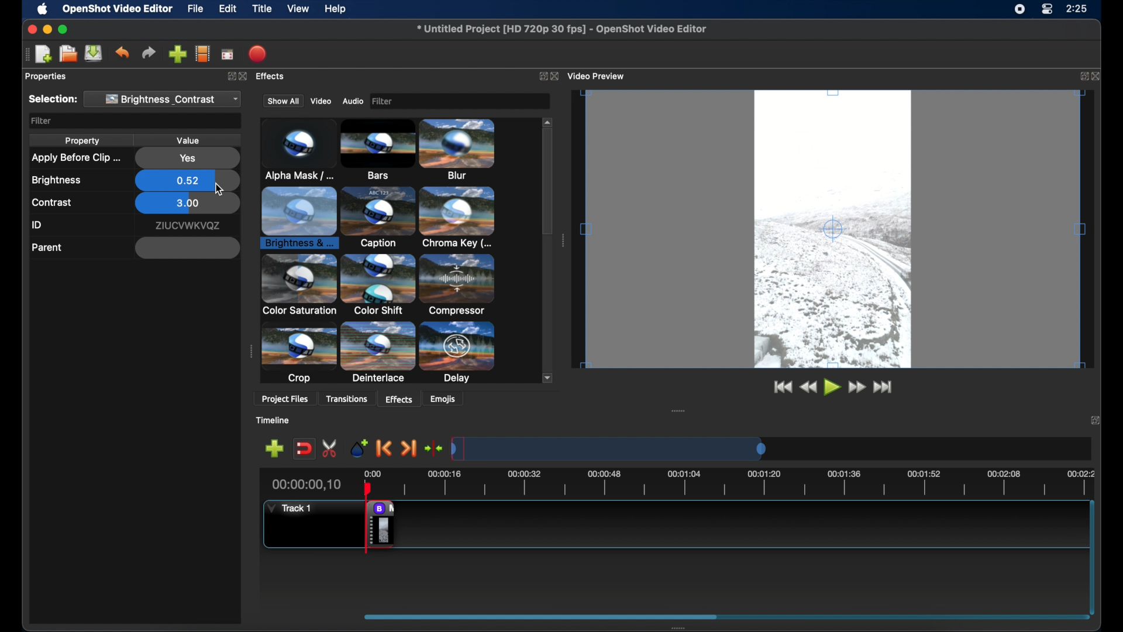  Describe the element at coordinates (397, 399) in the screenshot. I see `effects` at that location.